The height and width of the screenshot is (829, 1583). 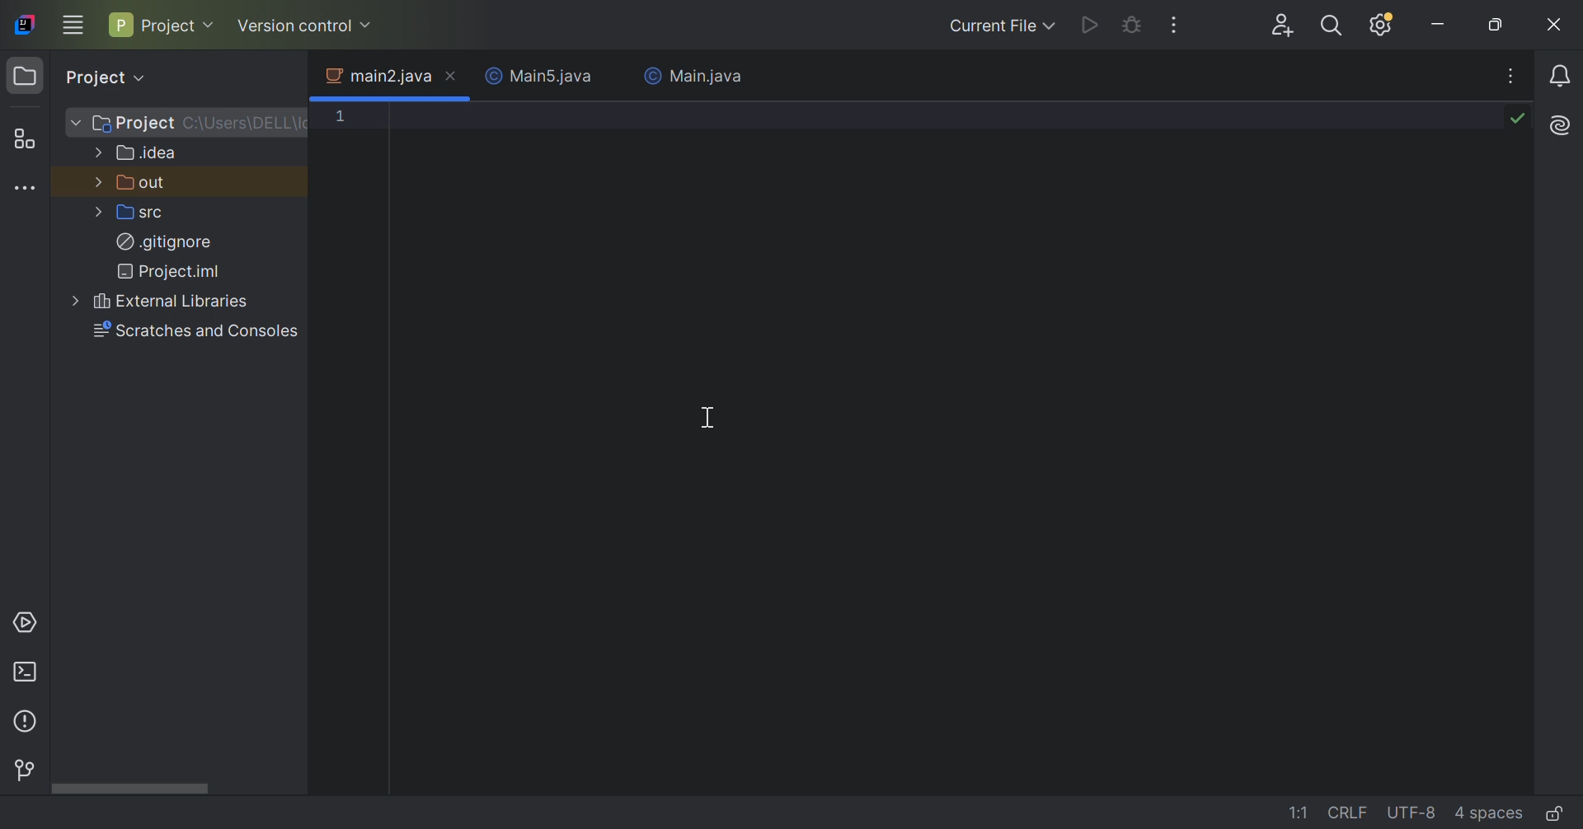 I want to click on main2.java, so click(x=378, y=75).